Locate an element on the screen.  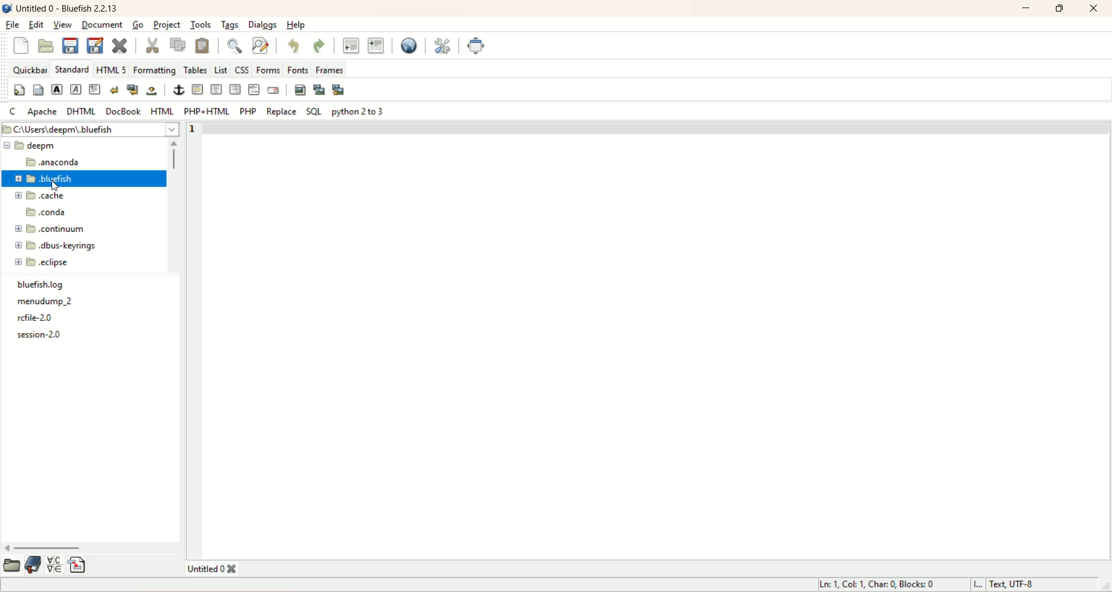
quickbar is located at coordinates (29, 68).